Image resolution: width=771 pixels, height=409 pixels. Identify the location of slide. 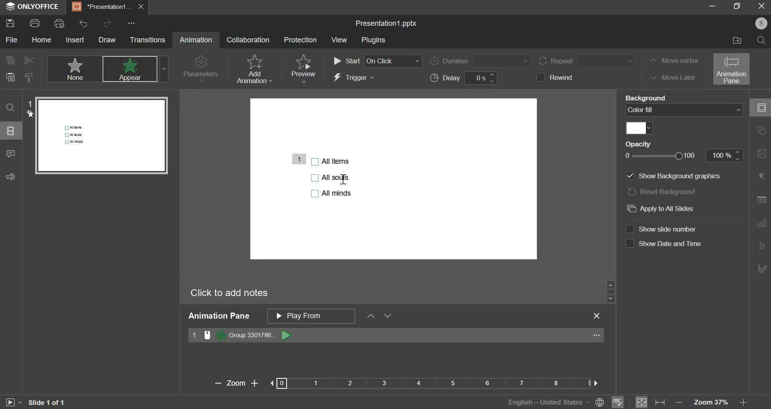
(12, 131).